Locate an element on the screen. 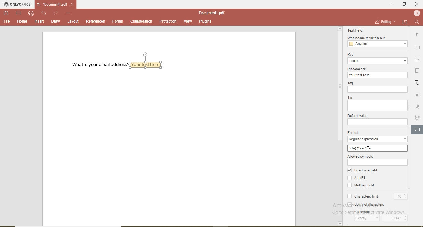  vertical scroll bar is located at coordinates (339, 87).